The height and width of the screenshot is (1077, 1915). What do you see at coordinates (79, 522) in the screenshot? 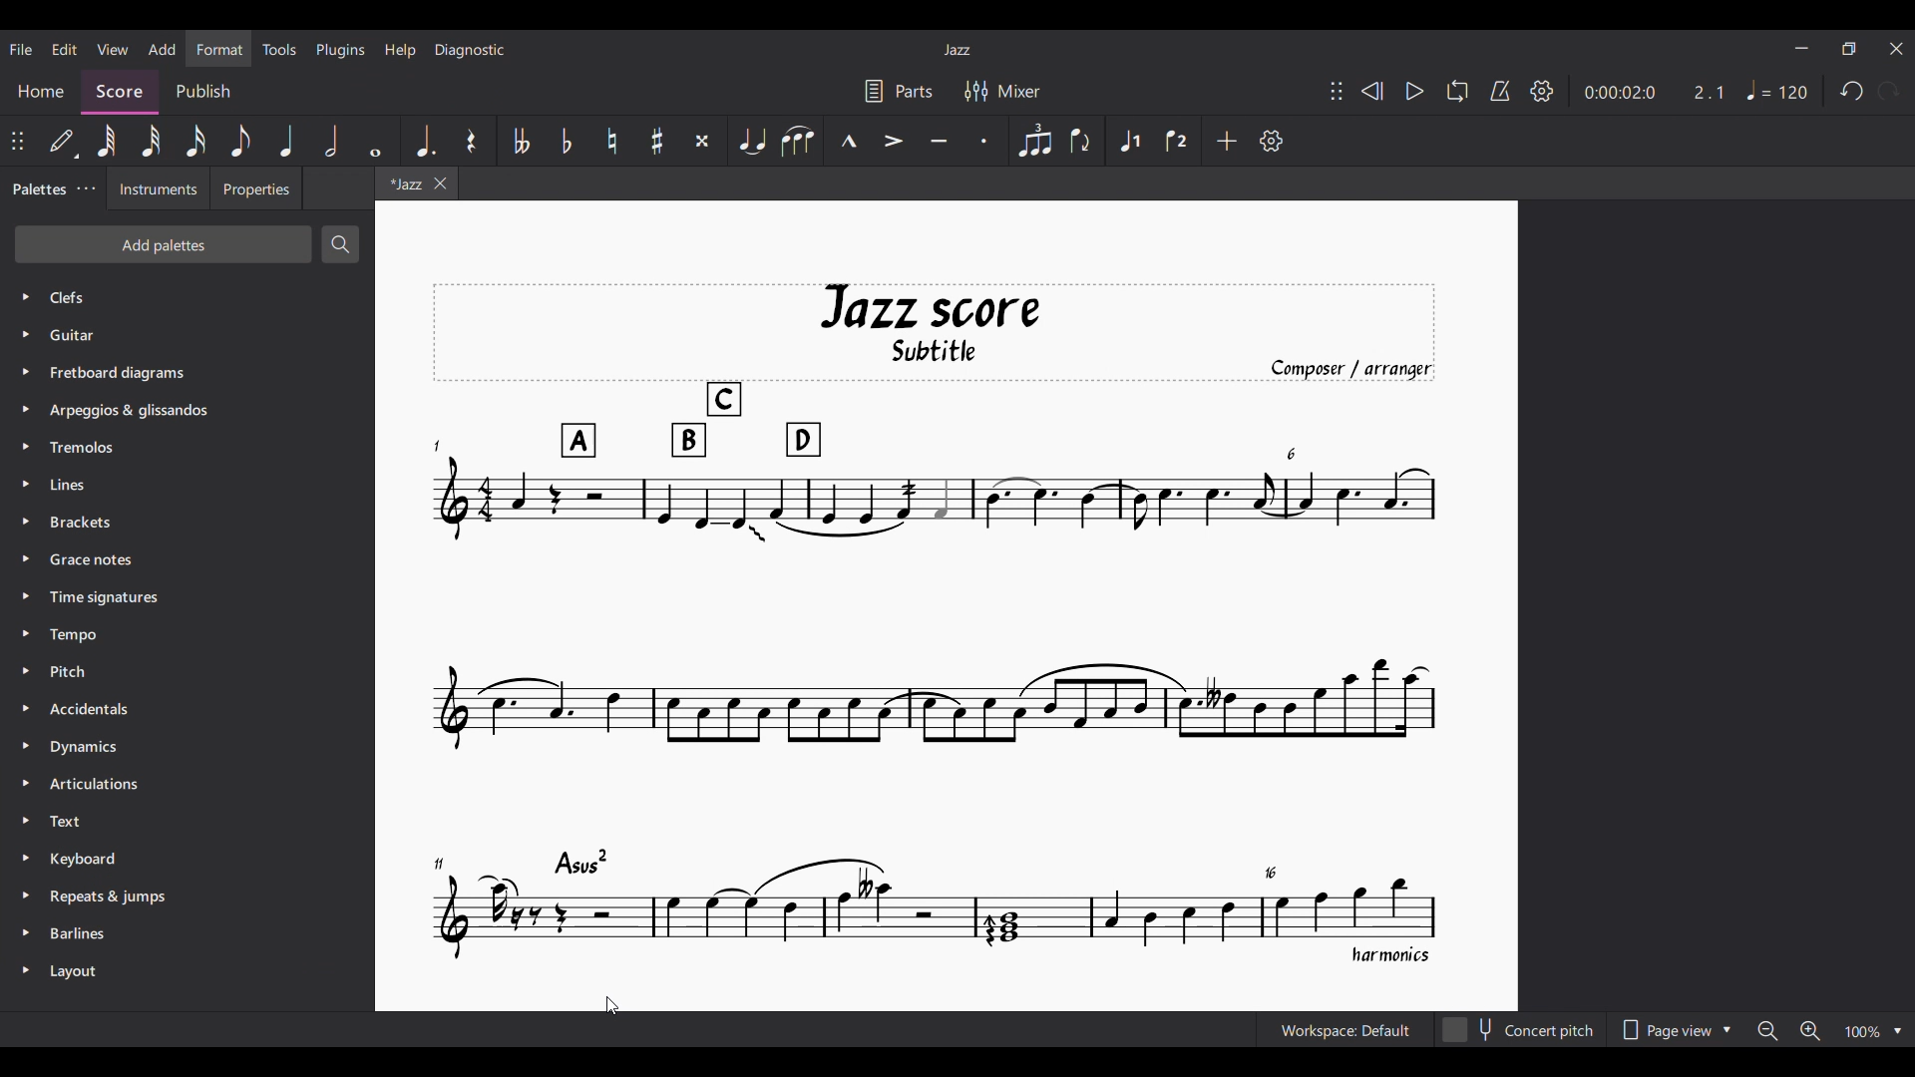
I see `Brackets` at bounding box center [79, 522].